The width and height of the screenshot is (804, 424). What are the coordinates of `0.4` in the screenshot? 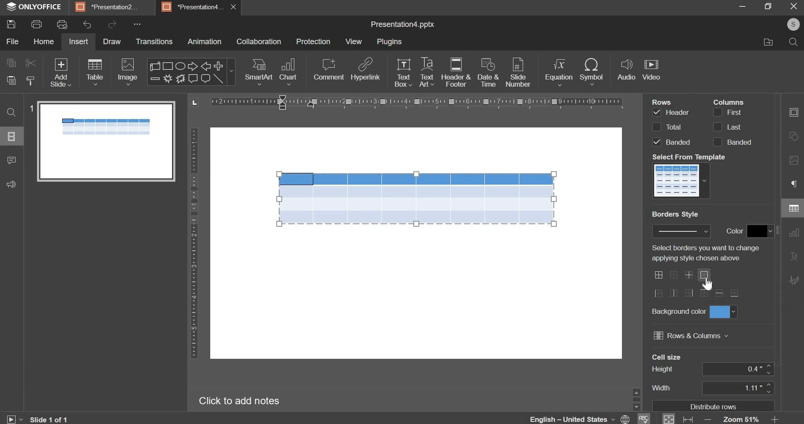 It's located at (759, 369).